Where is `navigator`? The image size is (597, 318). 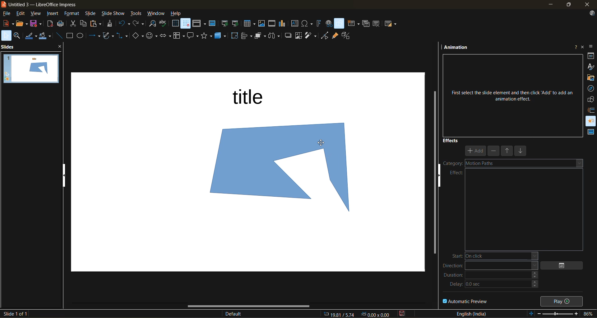 navigator is located at coordinates (592, 89).